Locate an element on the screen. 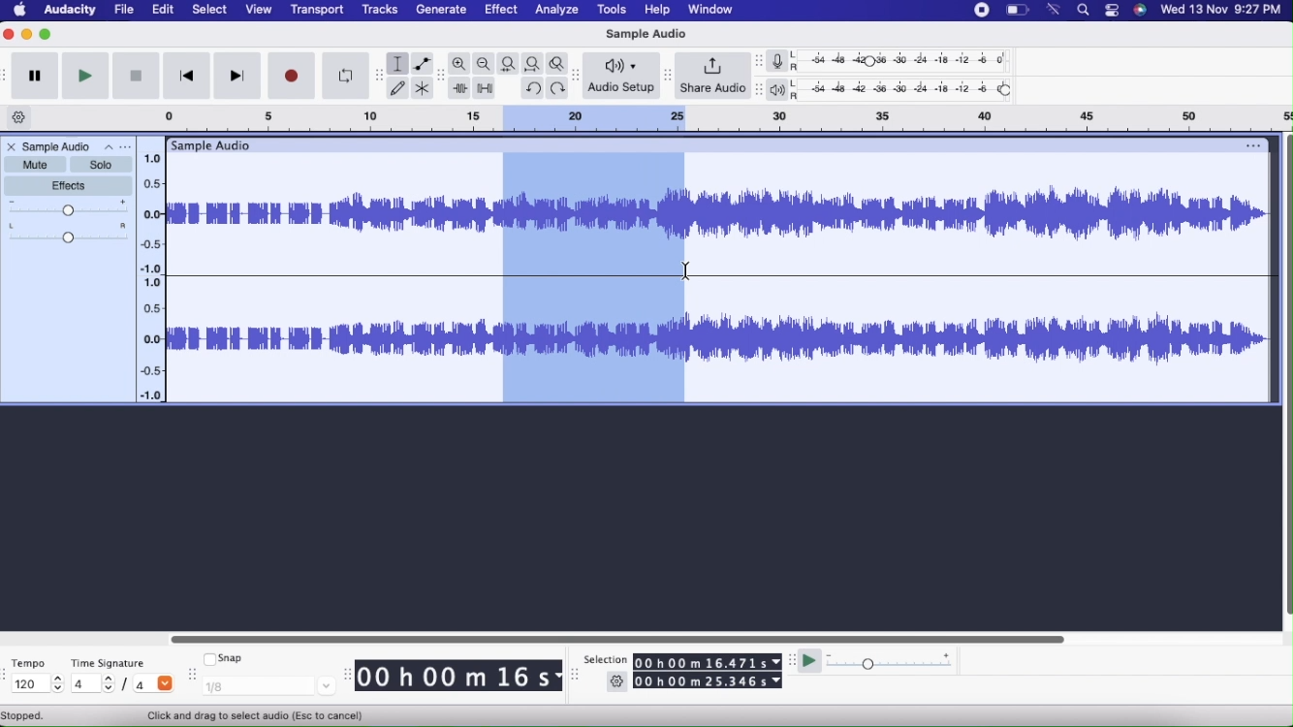  00 h 00 m 16 s is located at coordinates (459, 678).